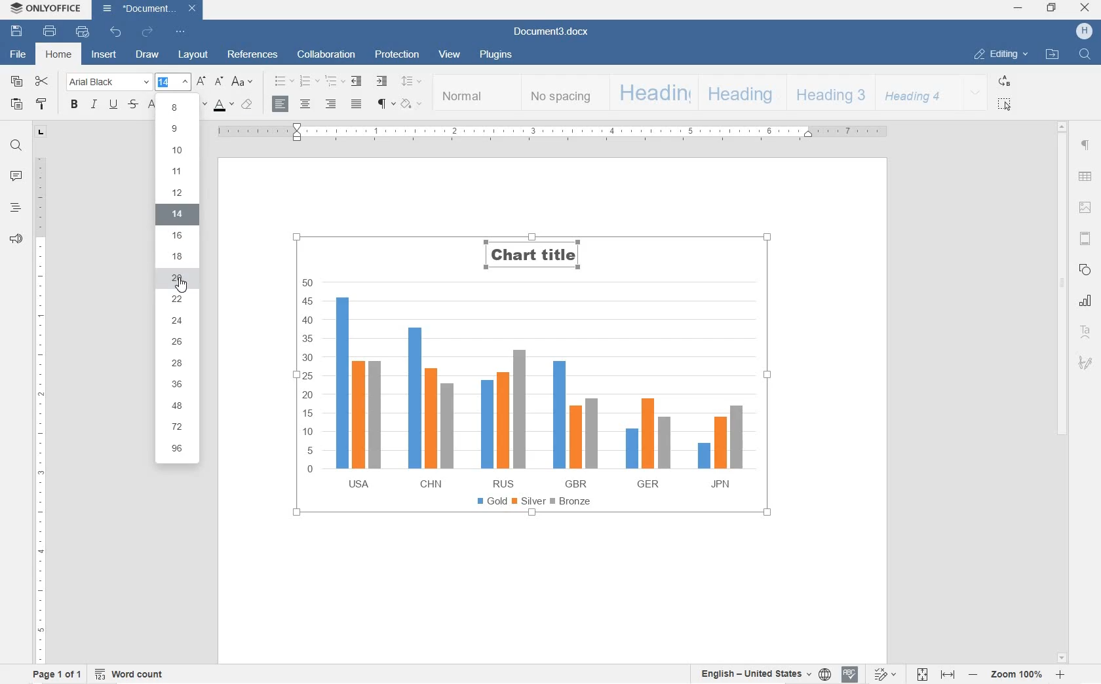  What do you see at coordinates (1085, 239) in the screenshot?
I see `HEADER & FOOTERS` at bounding box center [1085, 239].